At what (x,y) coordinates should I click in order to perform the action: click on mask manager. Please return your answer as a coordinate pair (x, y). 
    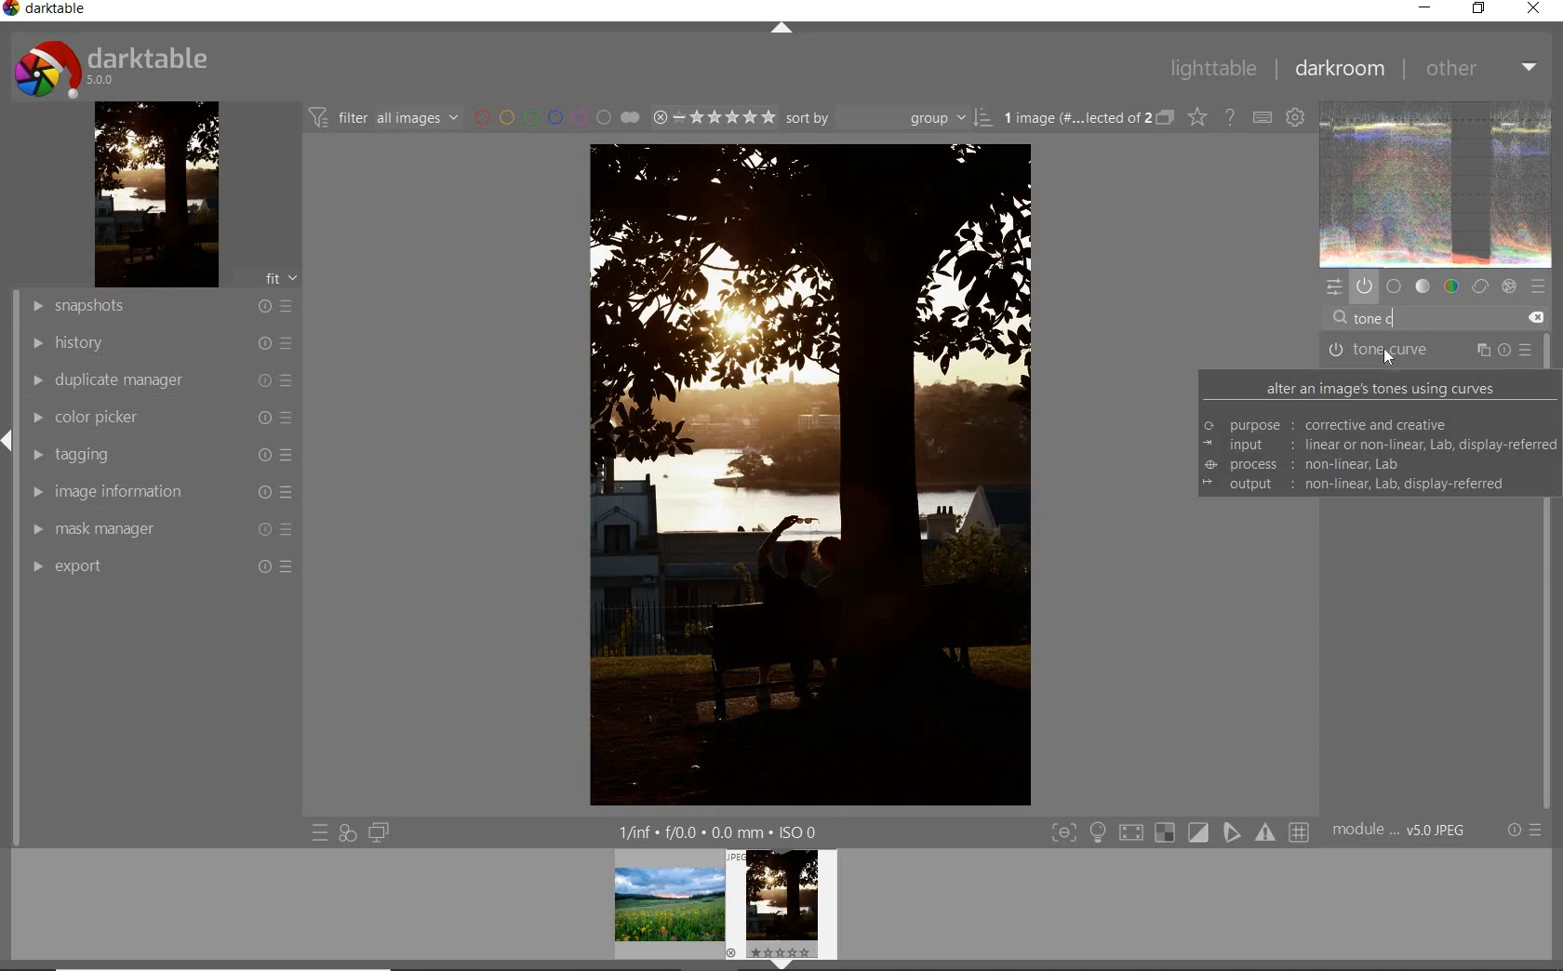
    Looking at the image, I should click on (160, 532).